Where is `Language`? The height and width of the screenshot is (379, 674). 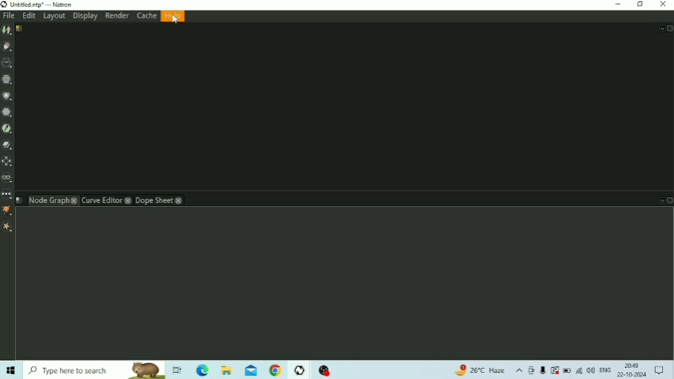 Language is located at coordinates (605, 369).